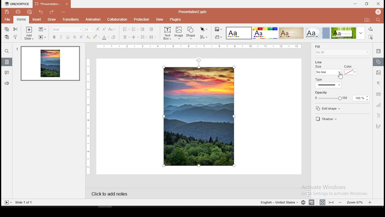 This screenshot has height=217, width=385. What do you see at coordinates (278, 202) in the screenshot?
I see `english - united states` at bounding box center [278, 202].